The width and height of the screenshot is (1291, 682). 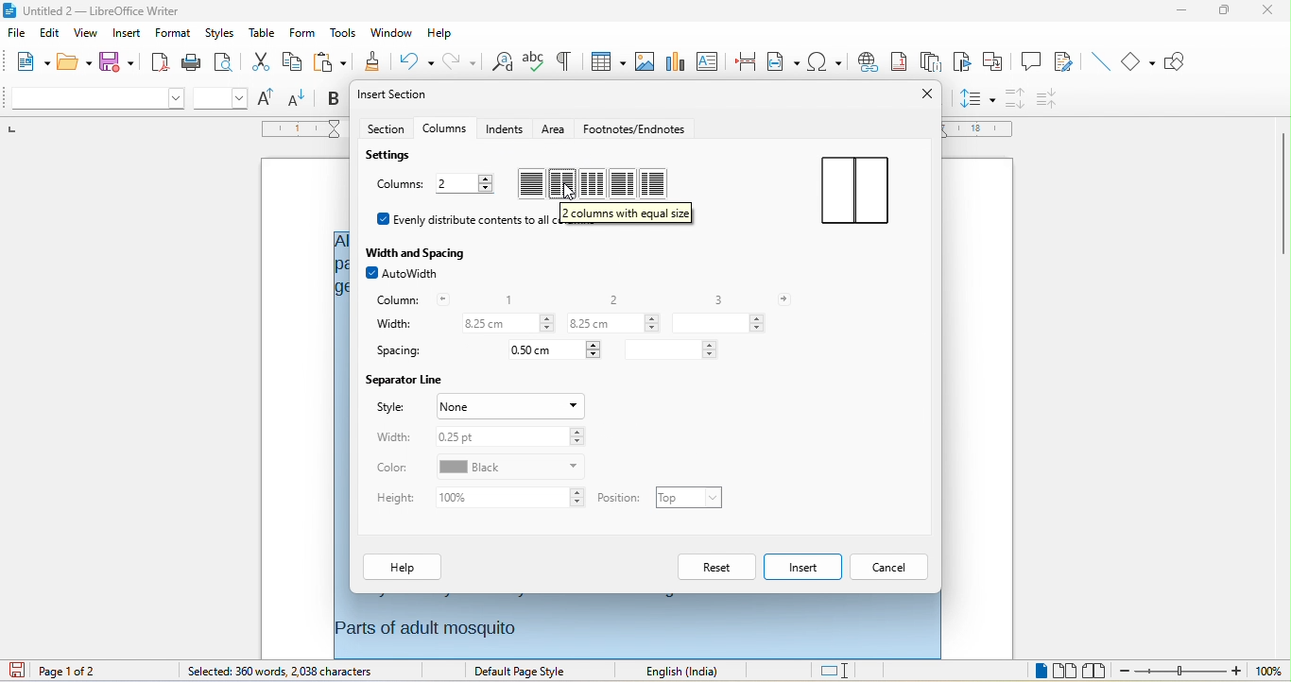 What do you see at coordinates (86, 33) in the screenshot?
I see `view` at bounding box center [86, 33].